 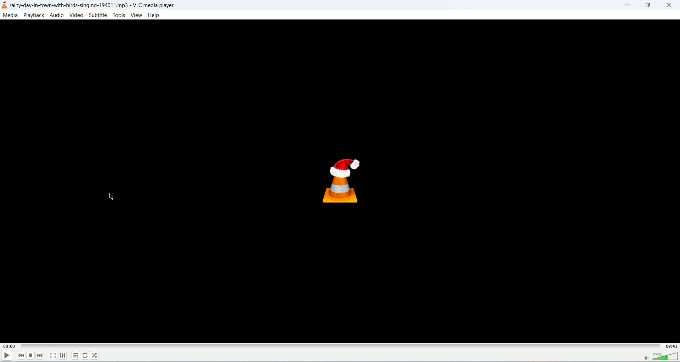 I want to click on total time, so click(x=672, y=346).